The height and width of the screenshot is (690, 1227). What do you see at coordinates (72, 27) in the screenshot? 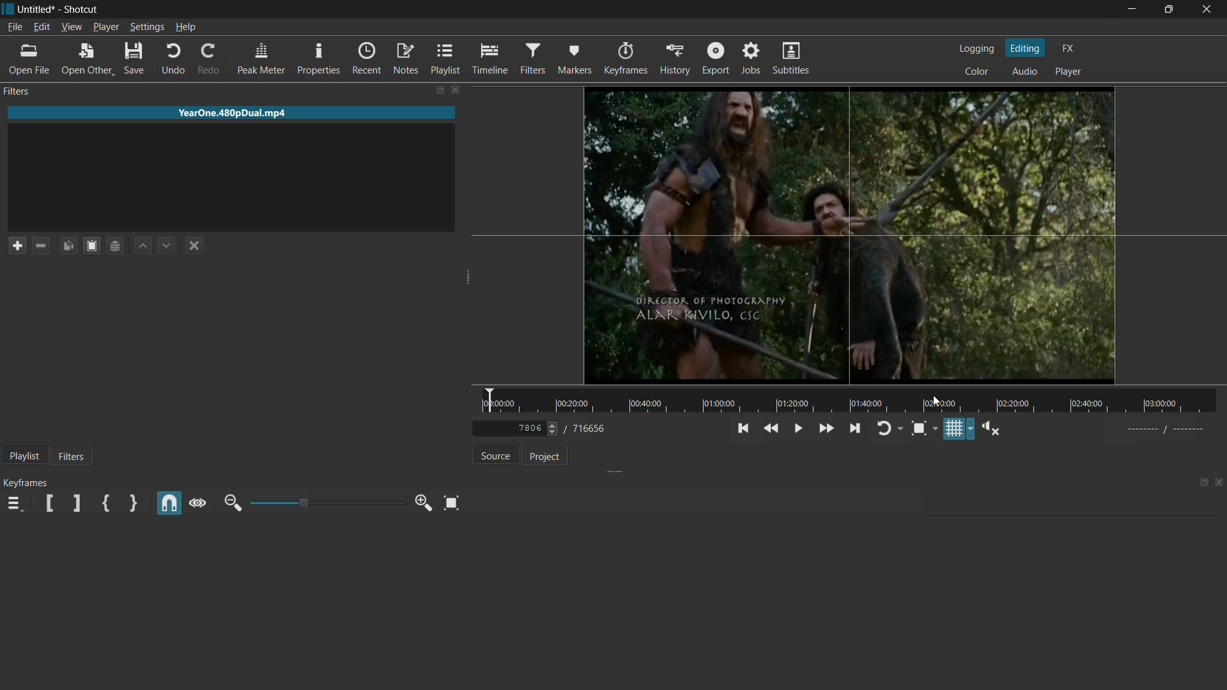
I see `view menu` at bounding box center [72, 27].